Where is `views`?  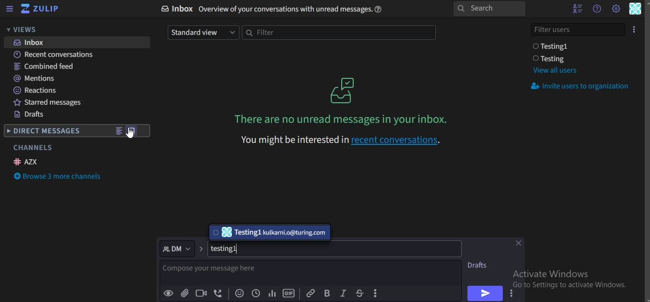
views is located at coordinates (26, 30).